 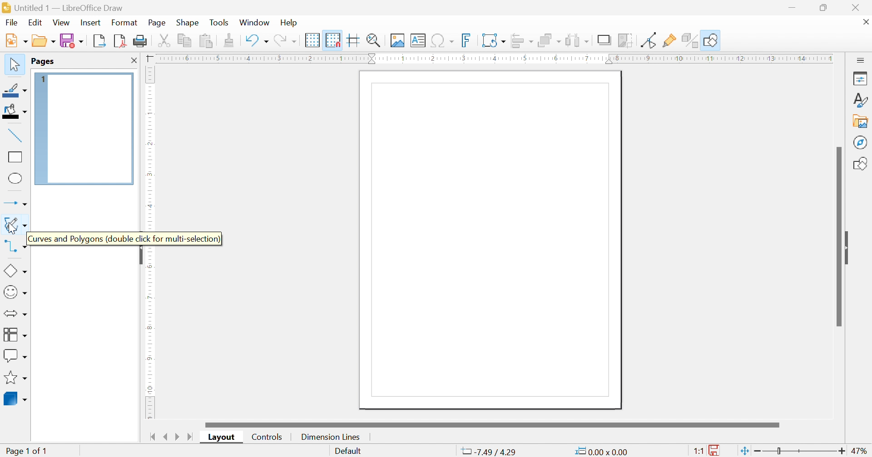 I want to click on save, so click(x=73, y=40).